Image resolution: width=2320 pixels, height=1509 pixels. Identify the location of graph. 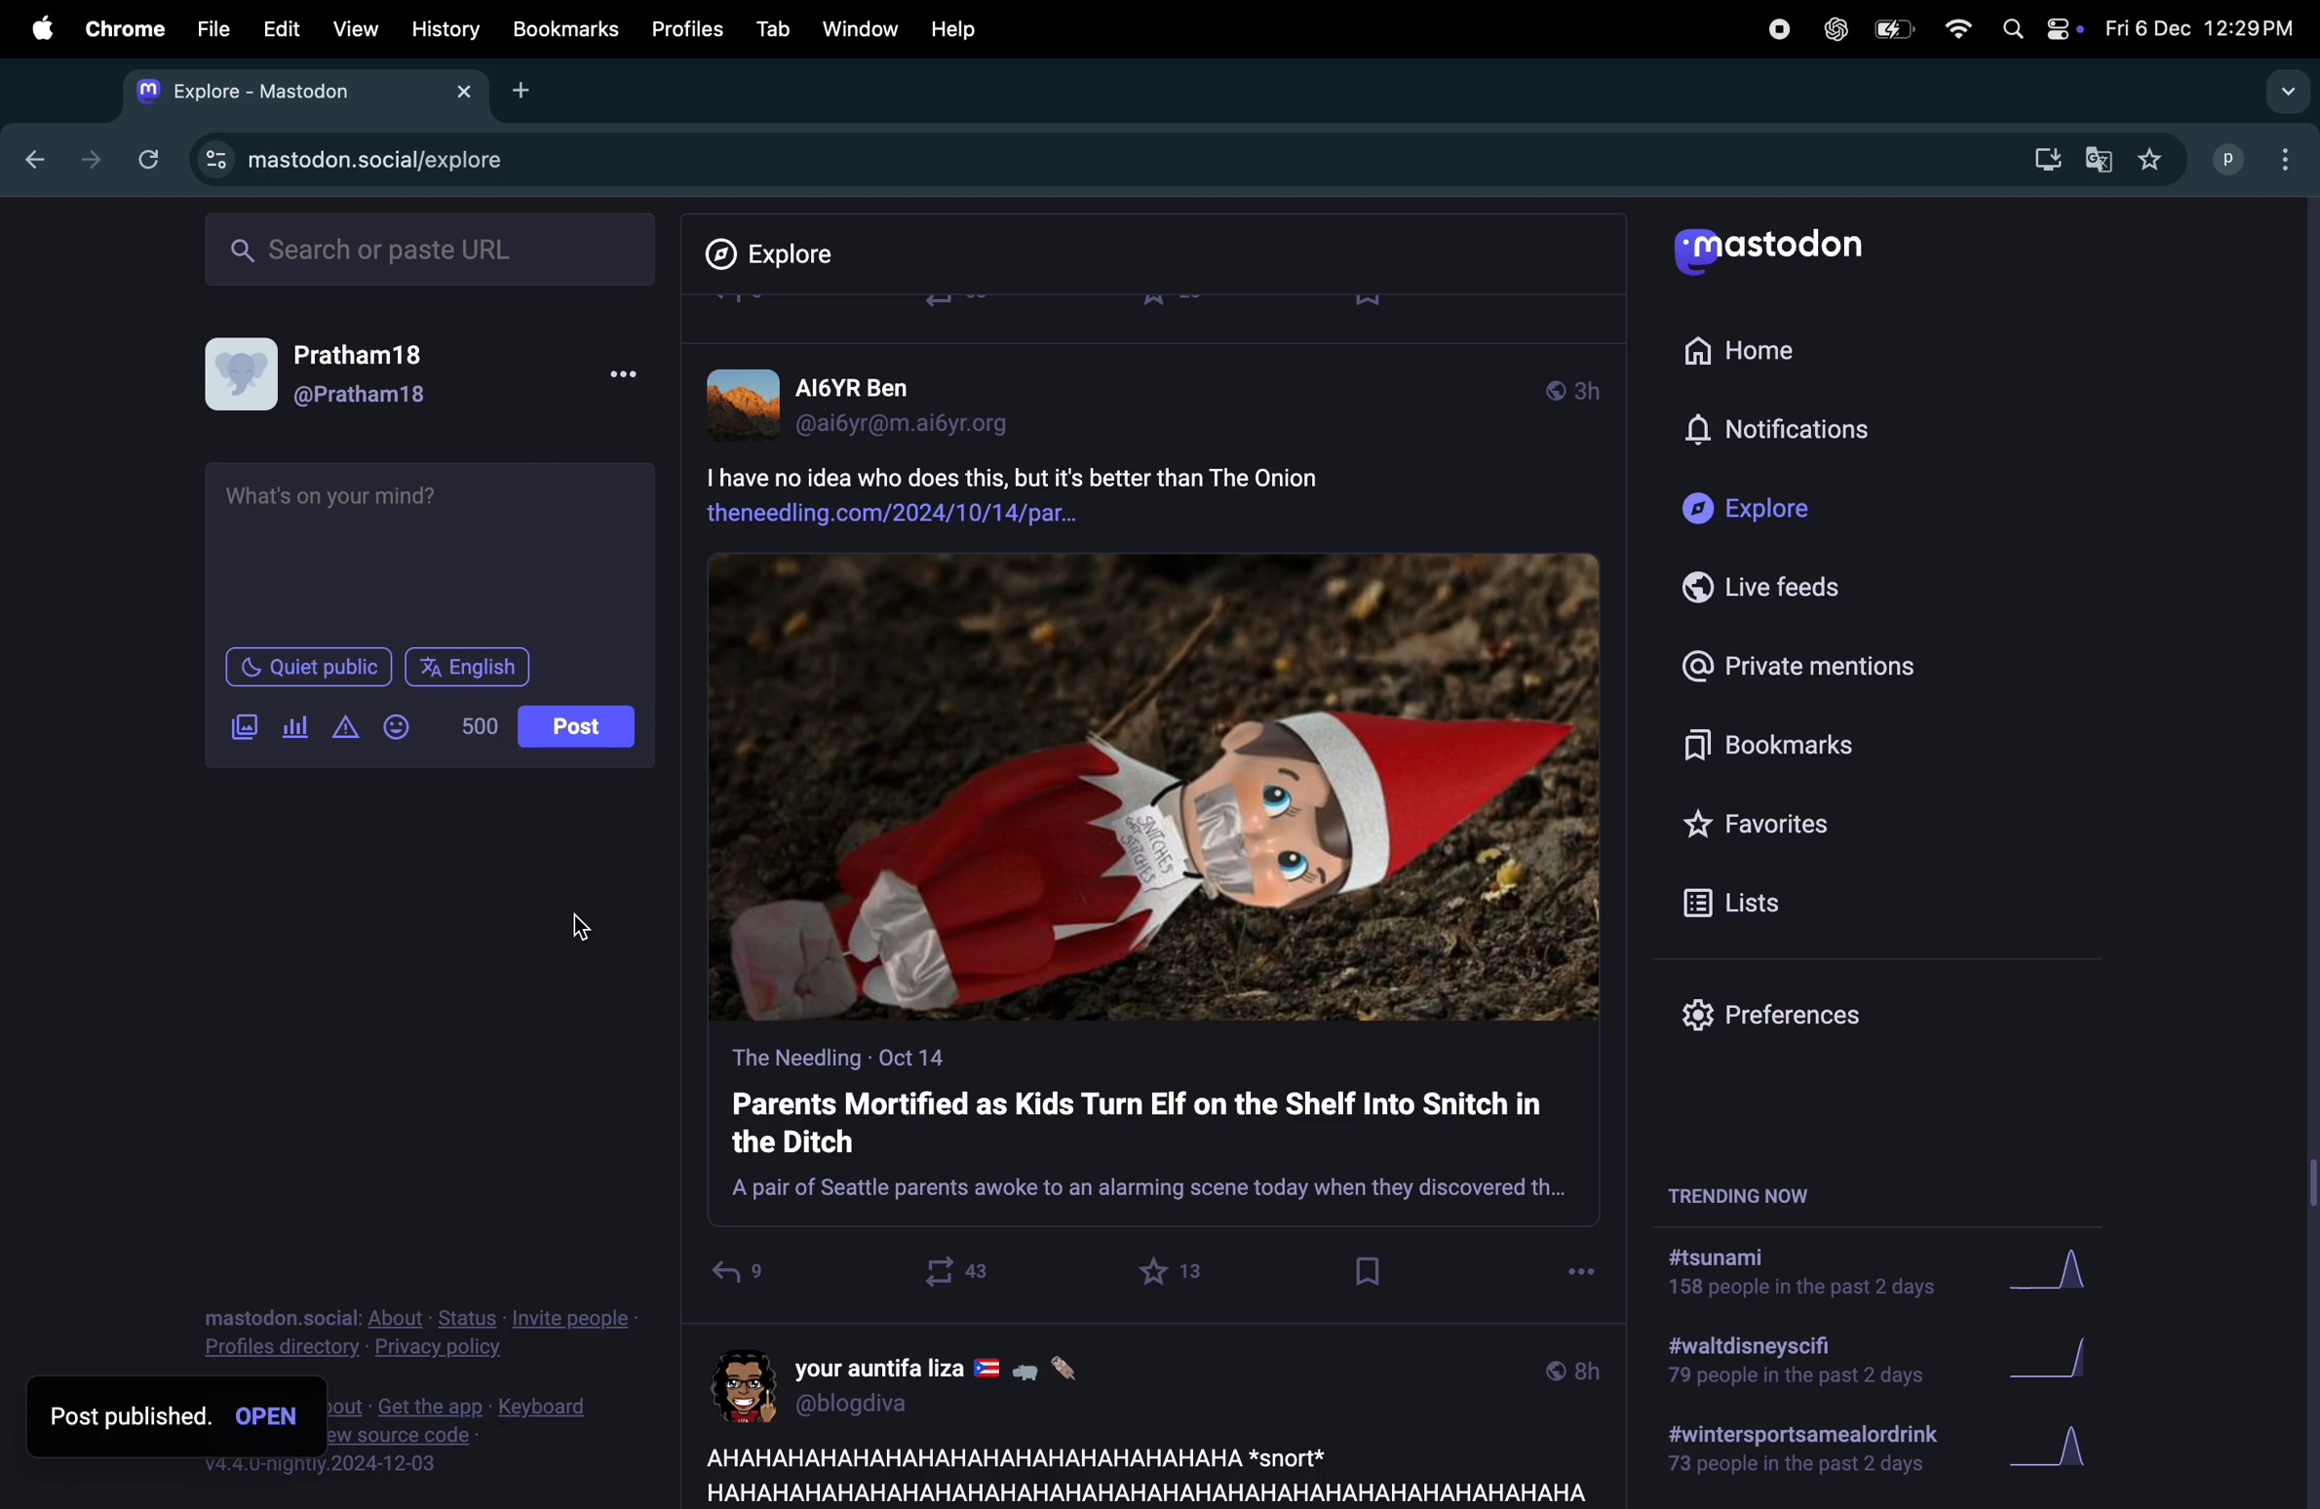
(2066, 1274).